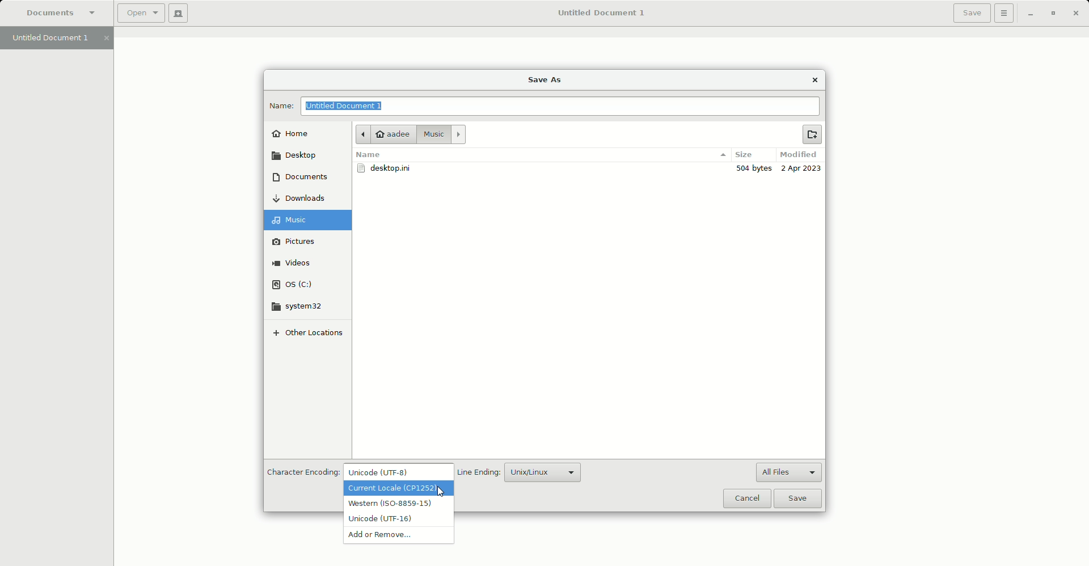  Describe the element at coordinates (798, 154) in the screenshot. I see `Modified` at that location.